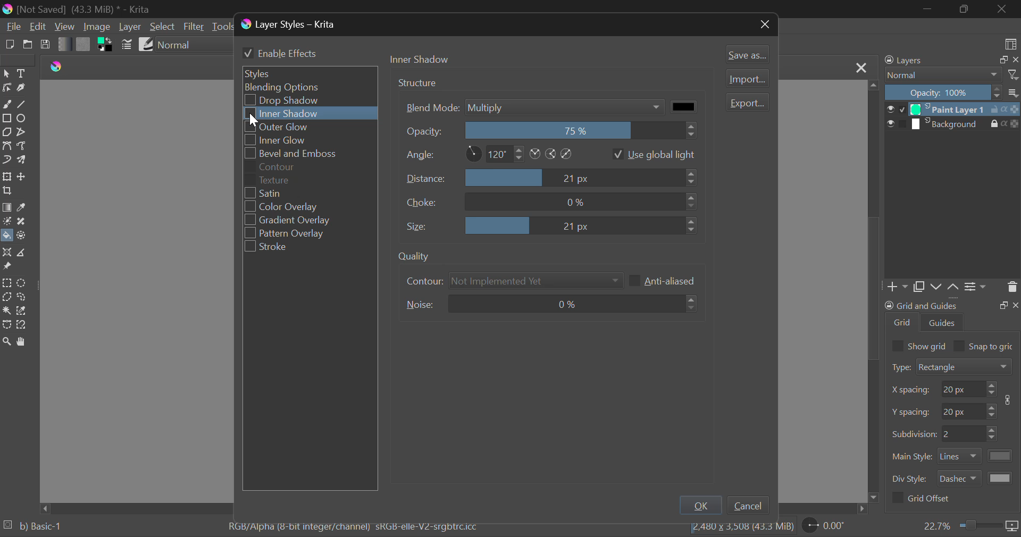  Describe the element at coordinates (1009, 44) in the screenshot. I see `Choose Workspace` at that location.